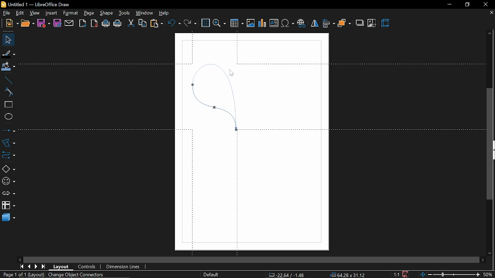 The image size is (495, 278). Describe the element at coordinates (87, 267) in the screenshot. I see `controls` at that location.